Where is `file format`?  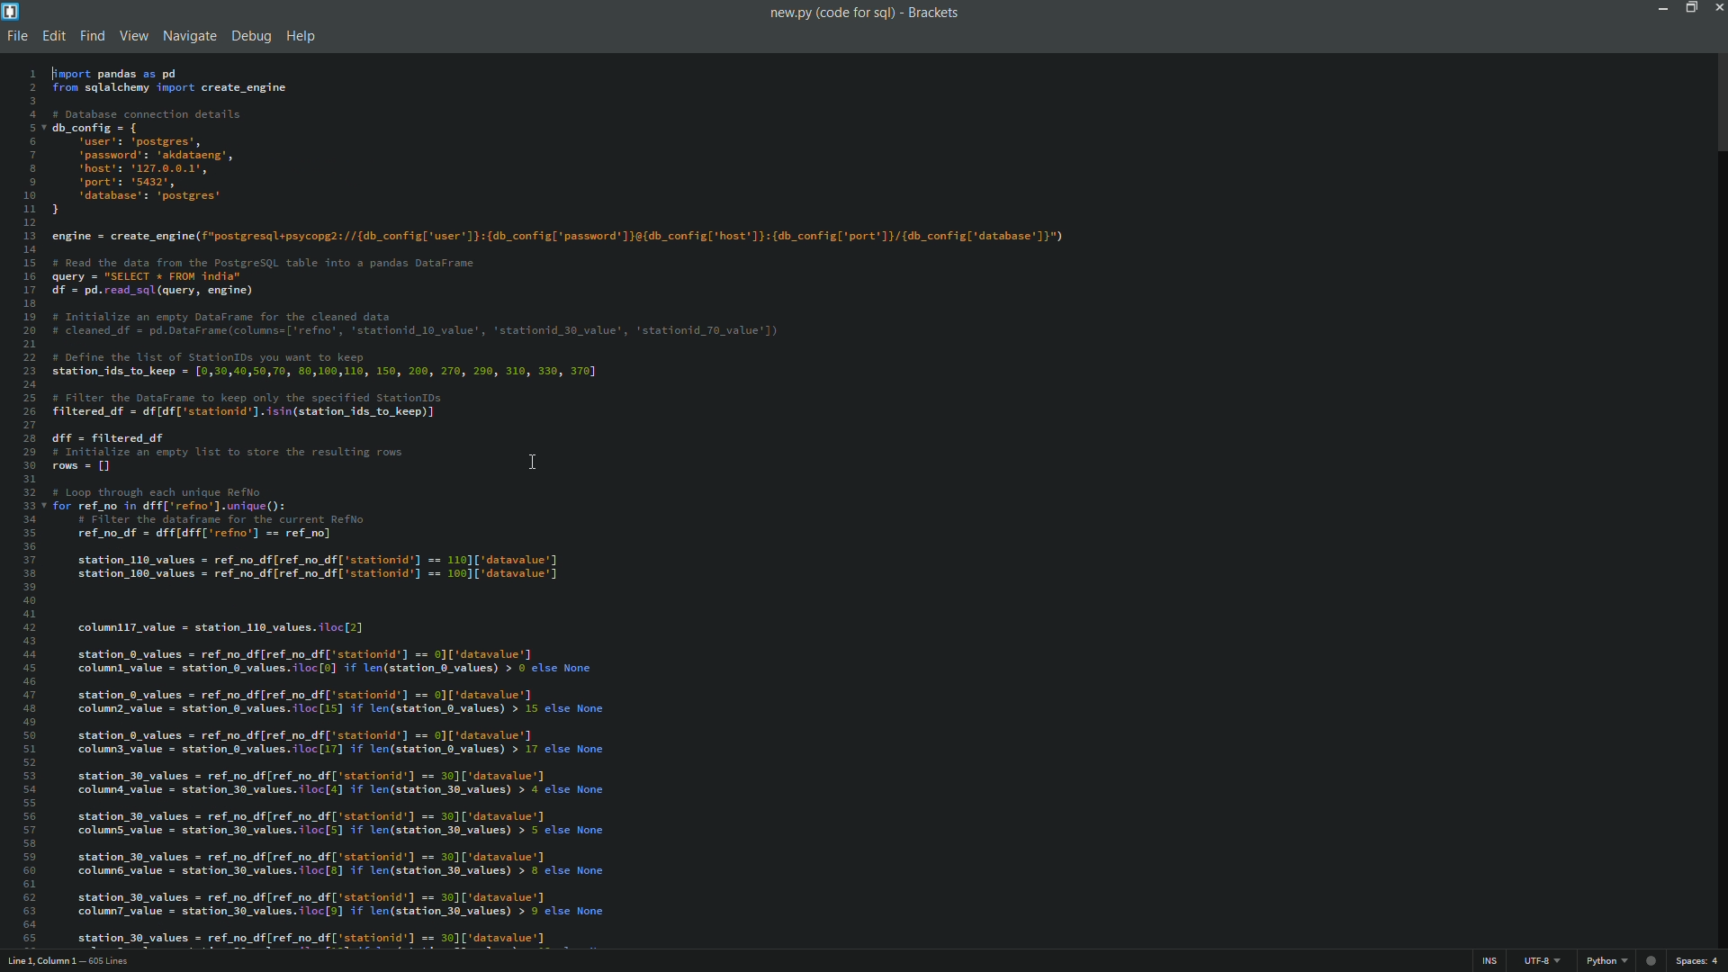 file format is located at coordinates (1607, 963).